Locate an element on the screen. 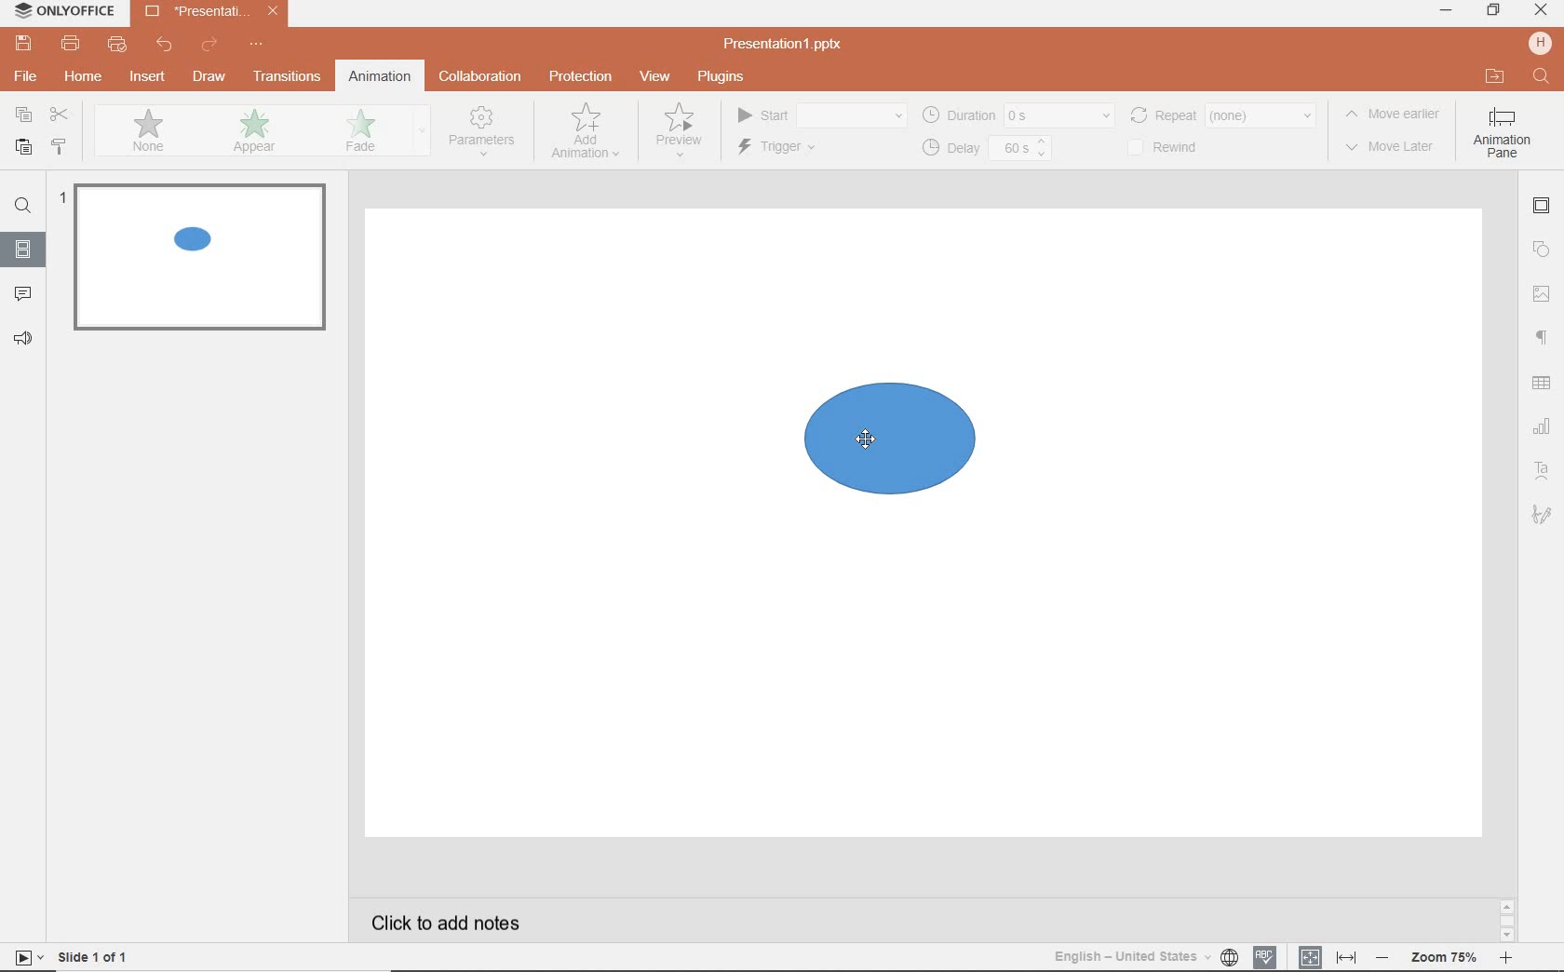 Image resolution: width=1564 pixels, height=972 pixels. protection is located at coordinates (579, 75).